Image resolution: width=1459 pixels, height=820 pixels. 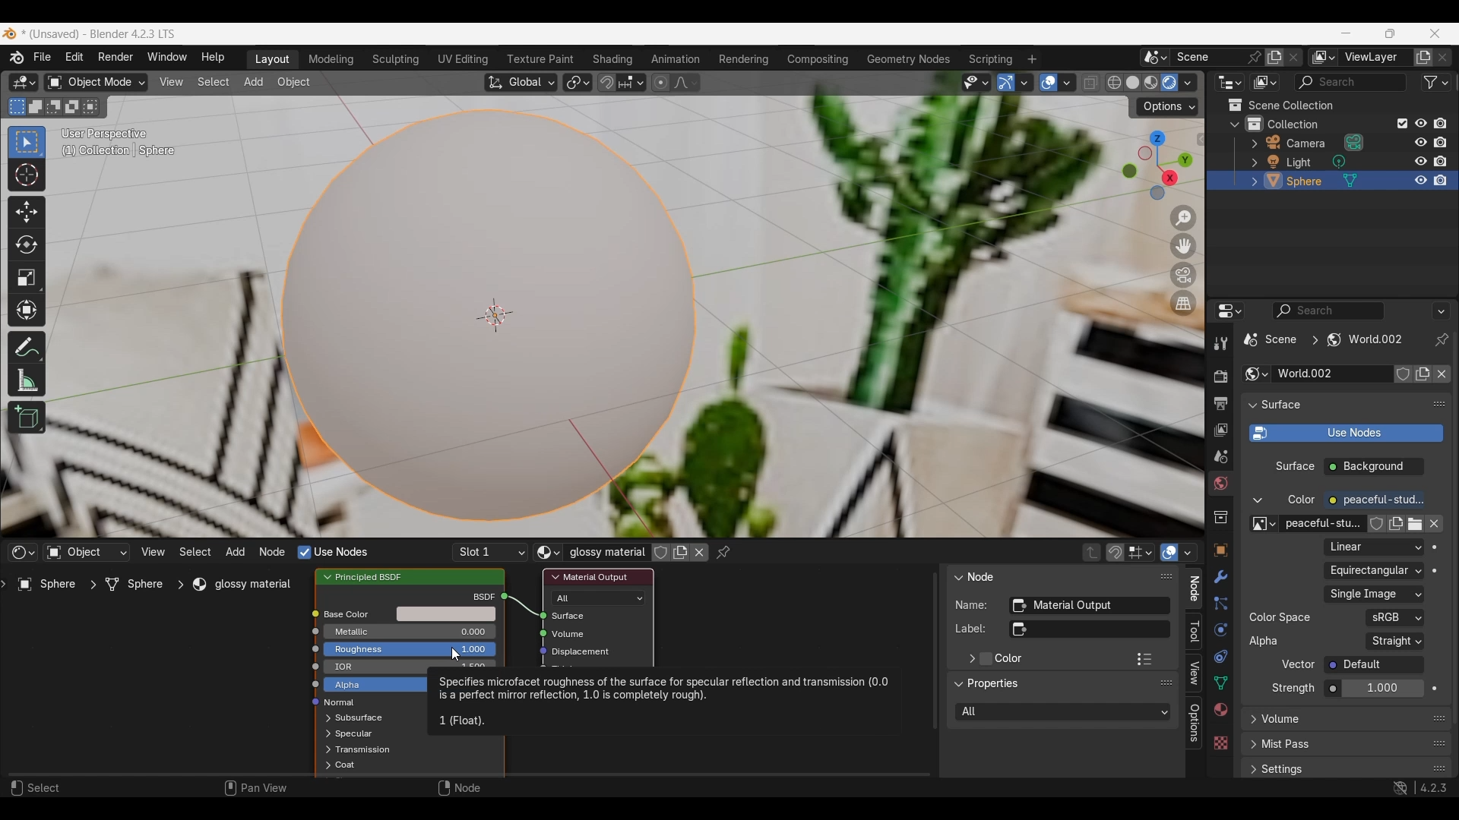 What do you see at coordinates (1394, 524) in the screenshot?
I see `Add new color` at bounding box center [1394, 524].